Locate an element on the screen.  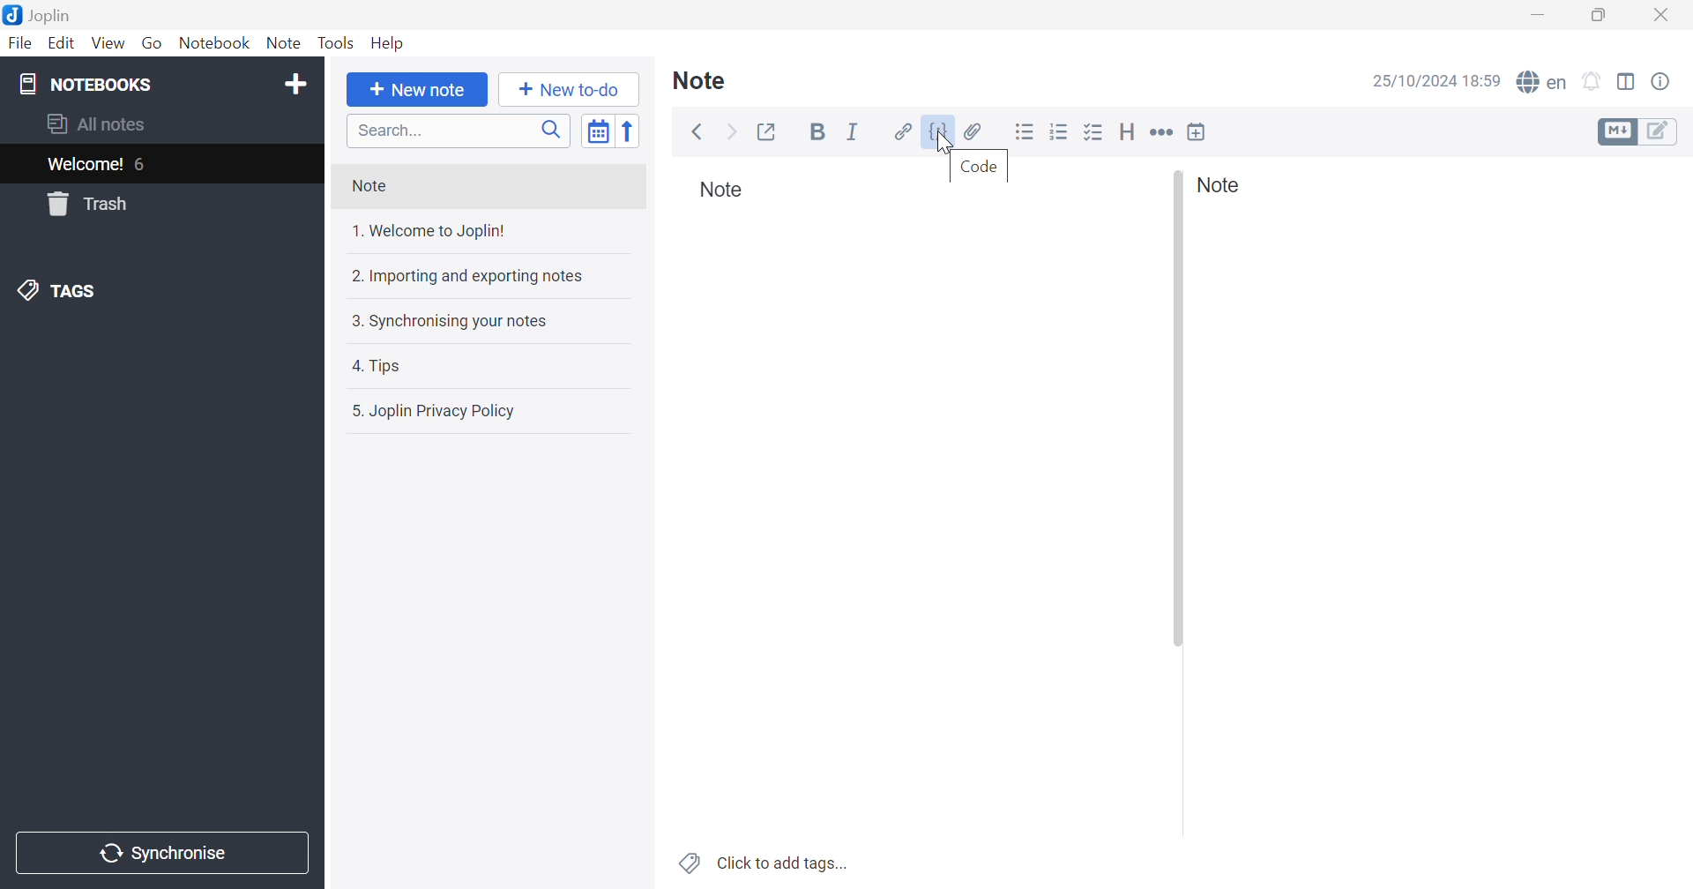
Go is located at coordinates (154, 44).